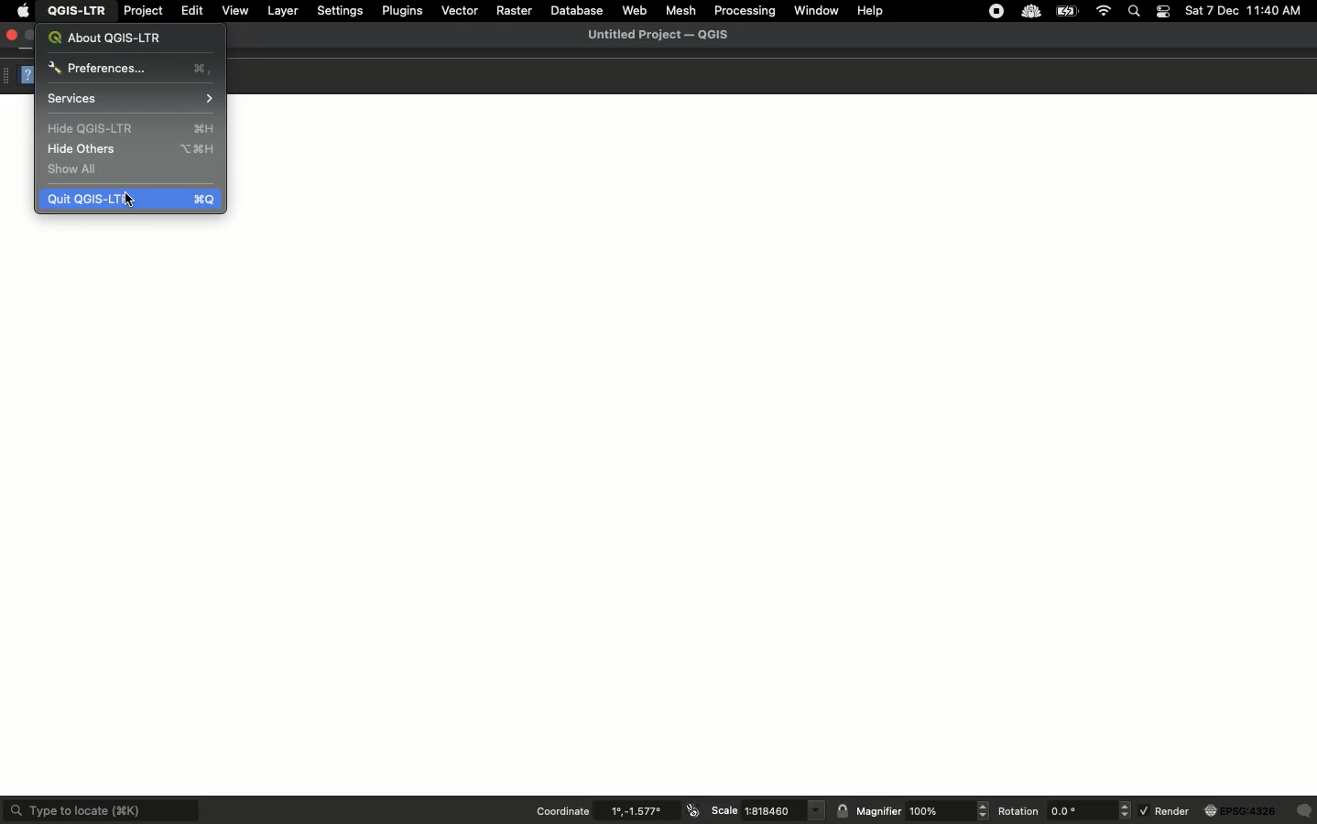  I want to click on Render, so click(1164, 811).